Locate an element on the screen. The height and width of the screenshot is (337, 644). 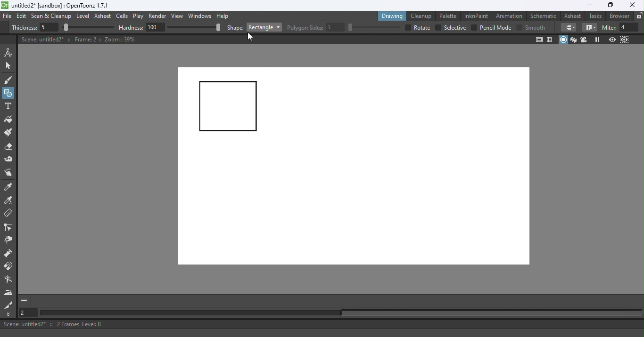
File is located at coordinates (8, 16).